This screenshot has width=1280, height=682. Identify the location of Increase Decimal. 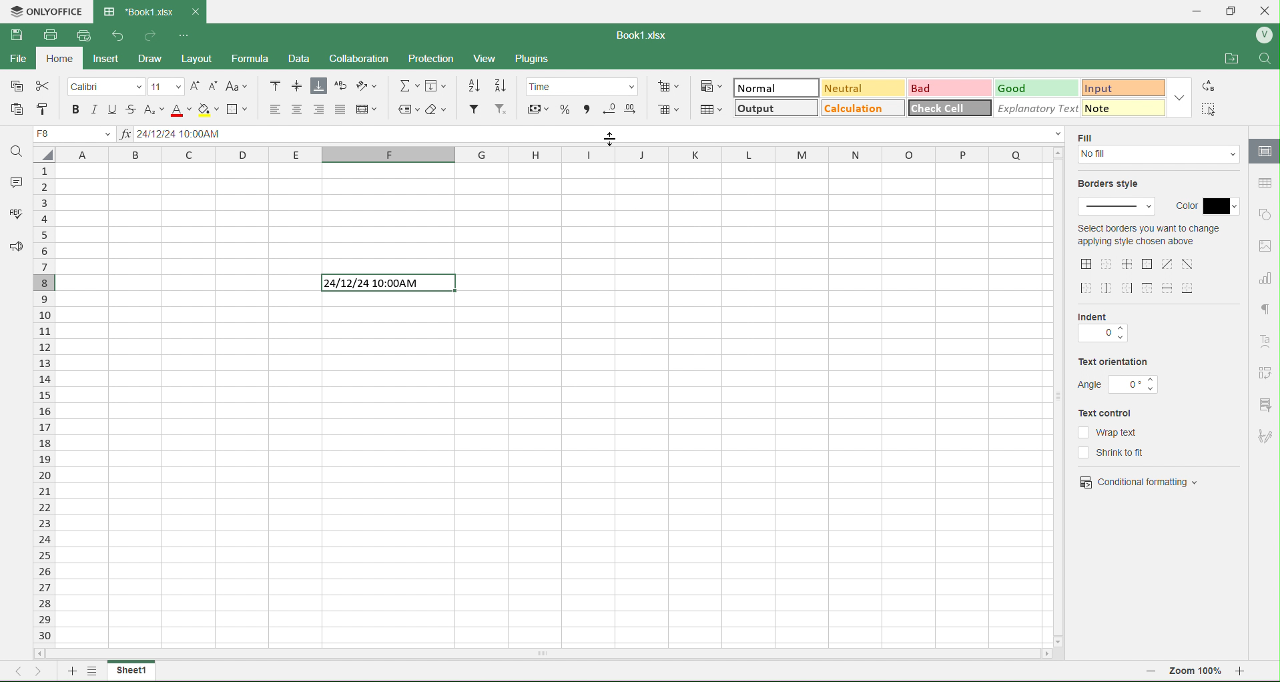
(632, 107).